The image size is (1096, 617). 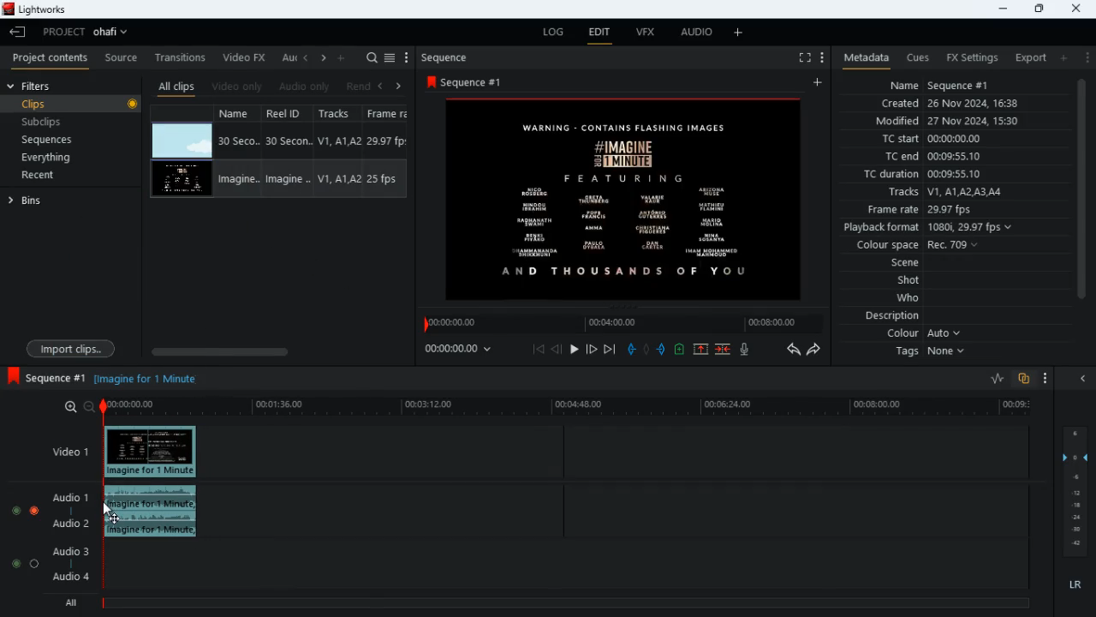 I want to click on video fx, so click(x=245, y=58).